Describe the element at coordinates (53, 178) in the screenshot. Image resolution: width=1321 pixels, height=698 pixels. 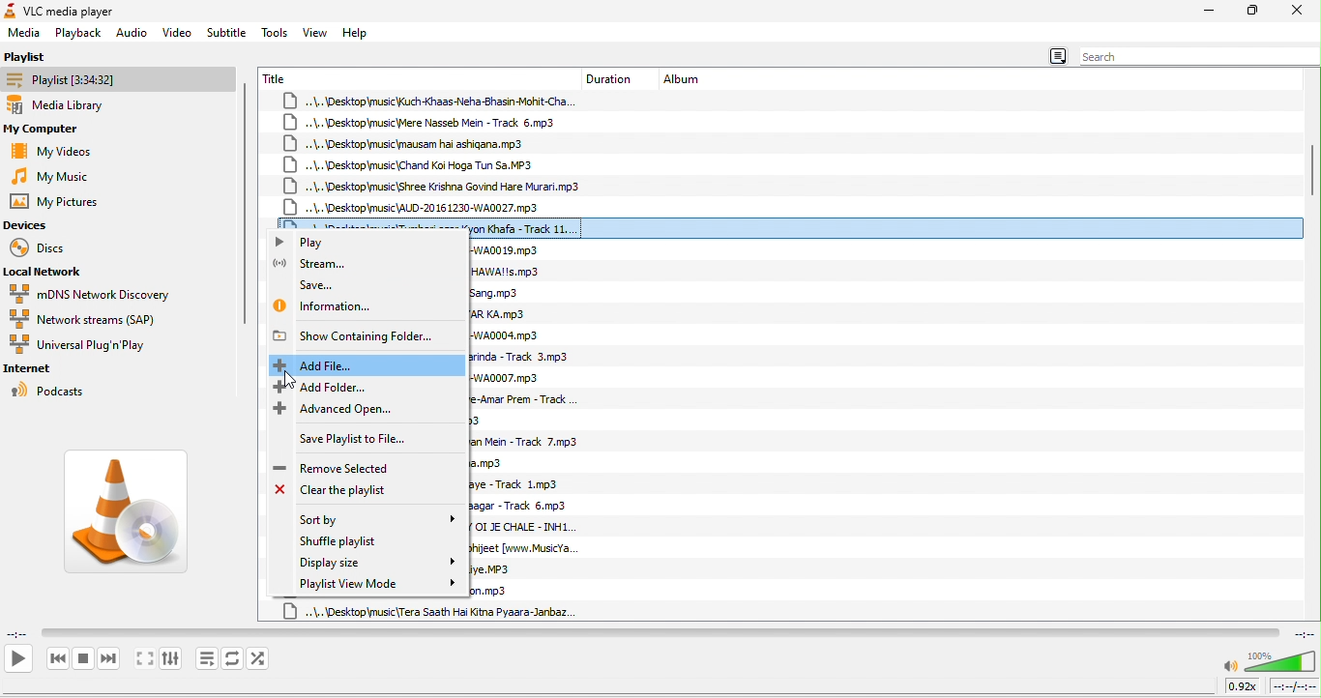
I see `my music` at that location.